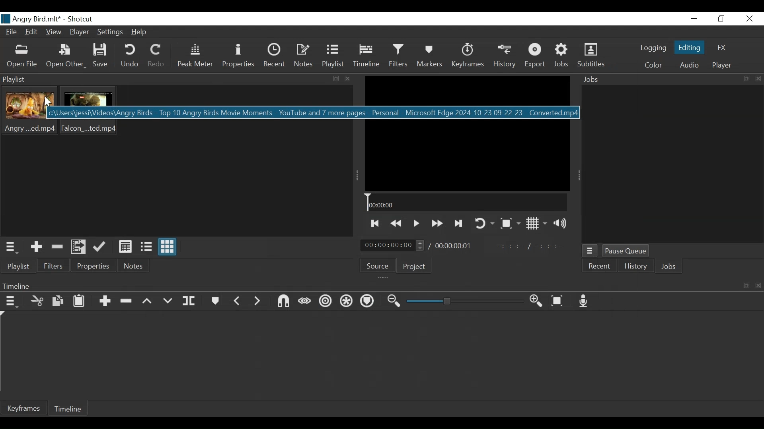 The height and width of the screenshot is (429, 764). What do you see at coordinates (377, 265) in the screenshot?
I see `Source` at bounding box center [377, 265].